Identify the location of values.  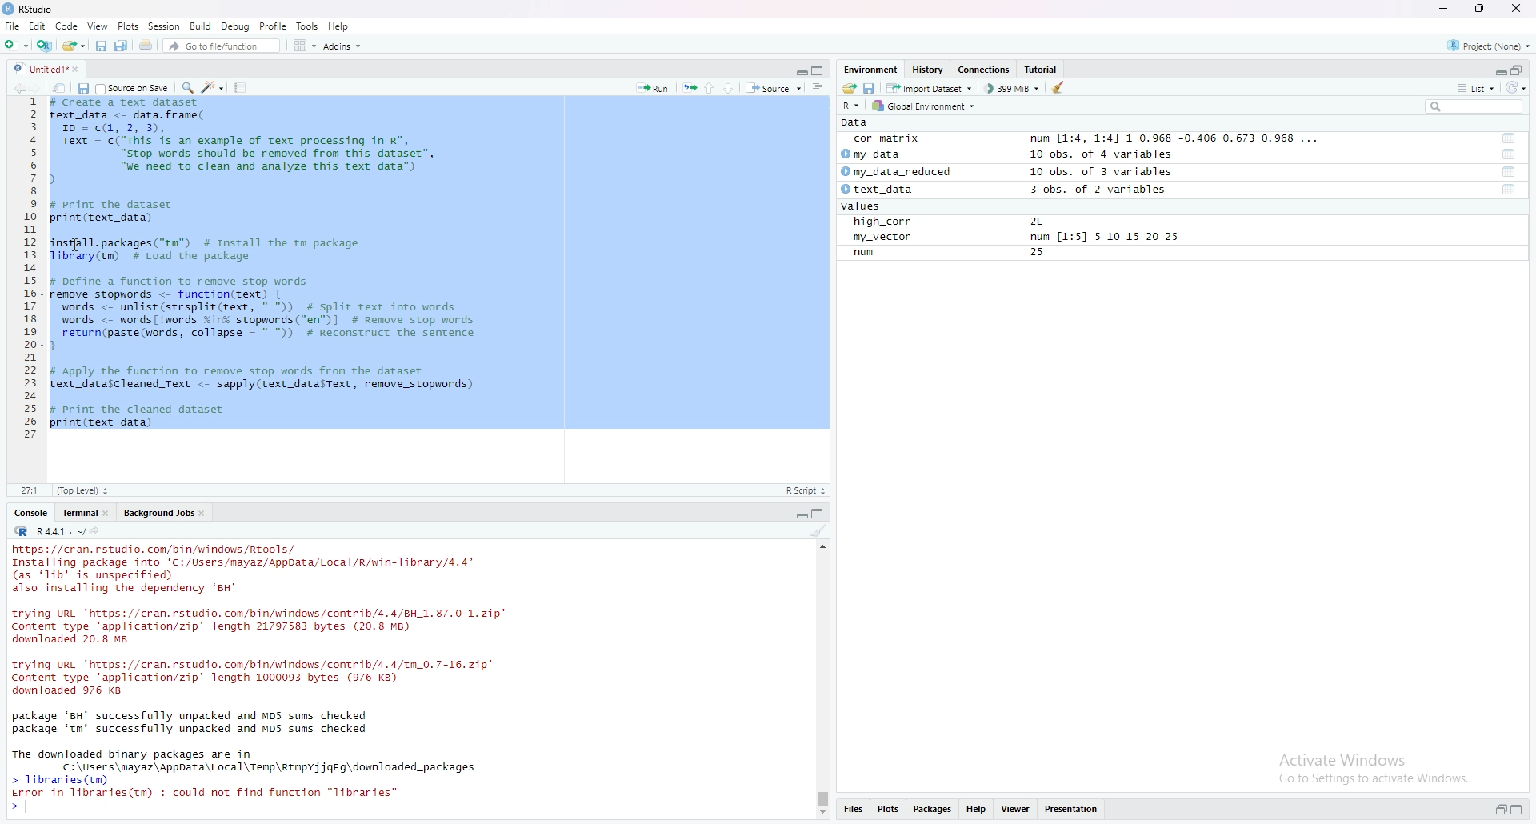
(857, 207).